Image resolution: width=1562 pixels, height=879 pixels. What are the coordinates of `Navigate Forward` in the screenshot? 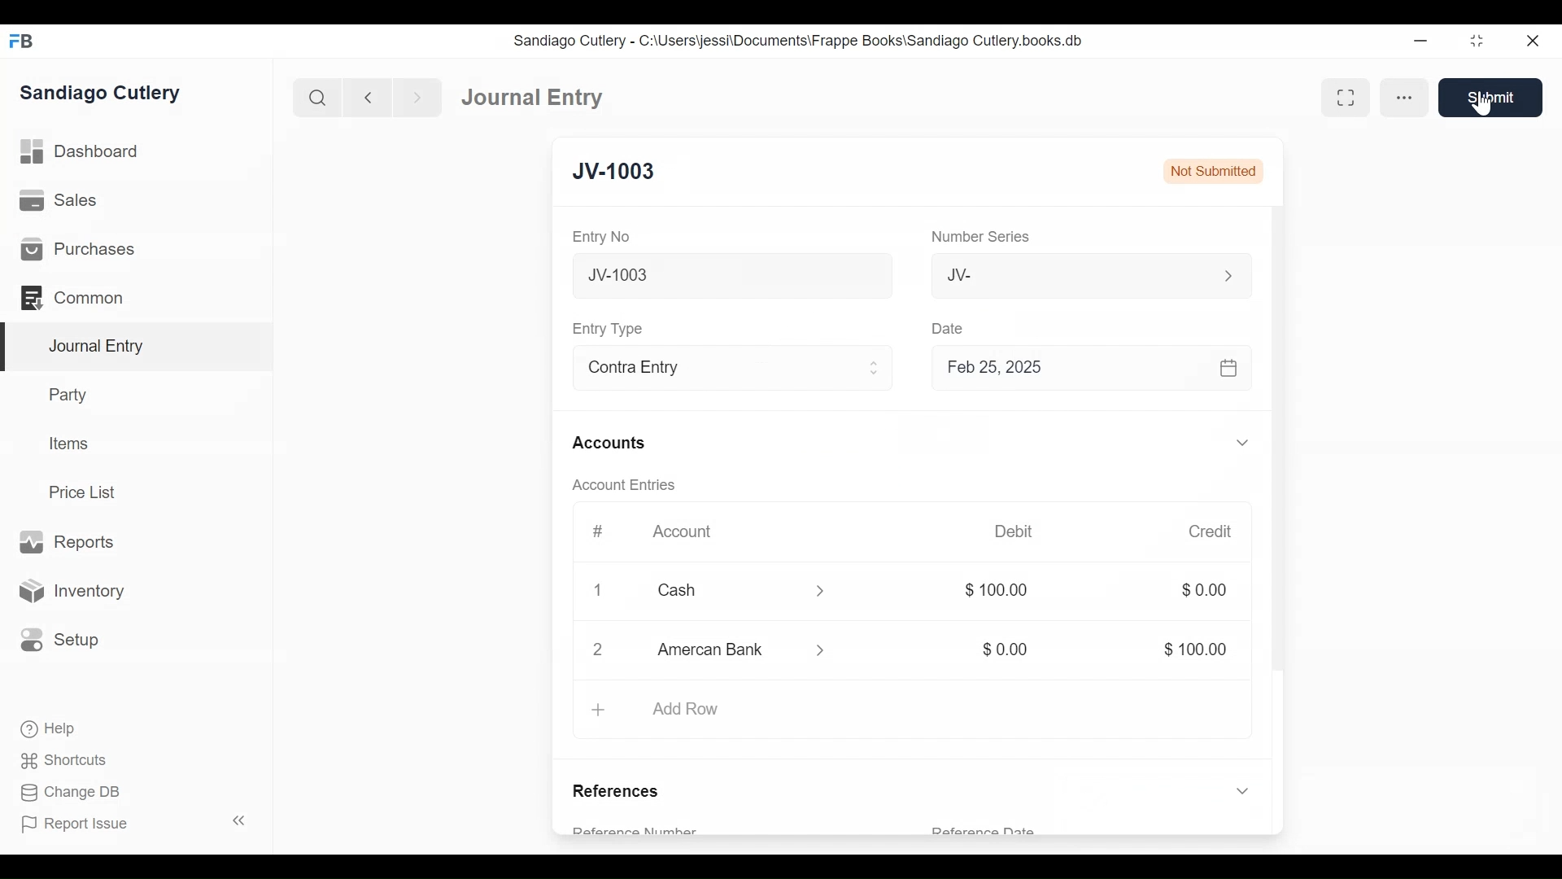 It's located at (418, 96).